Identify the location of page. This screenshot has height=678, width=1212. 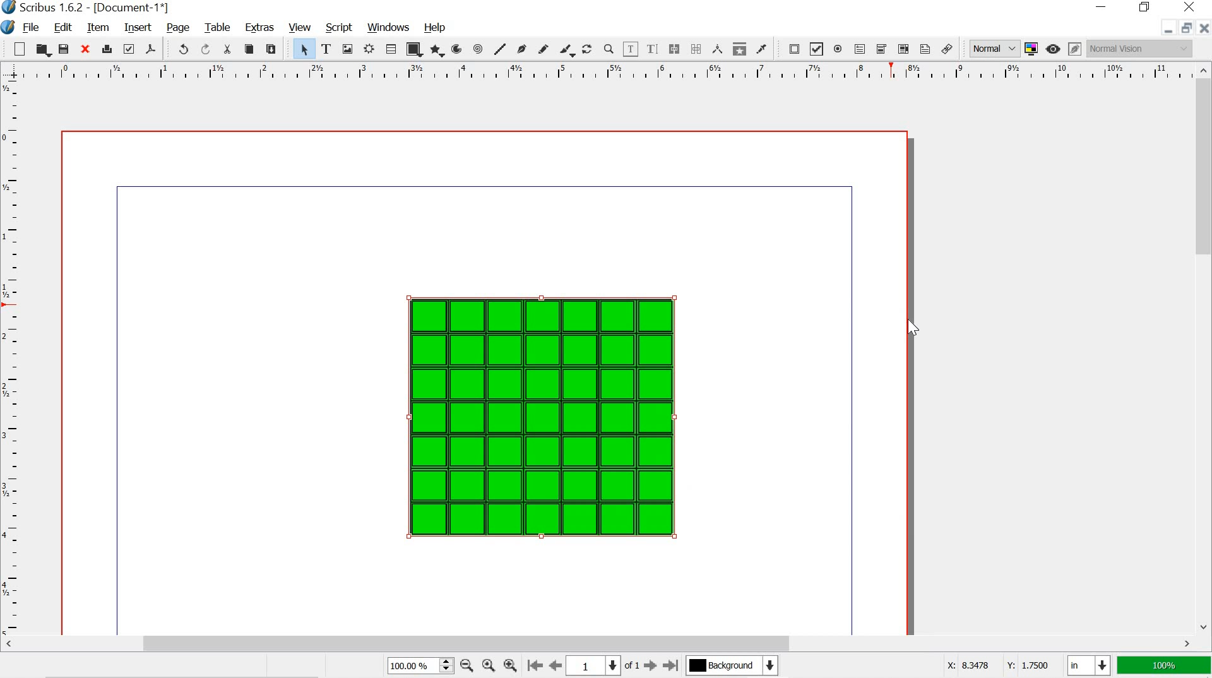
(179, 28).